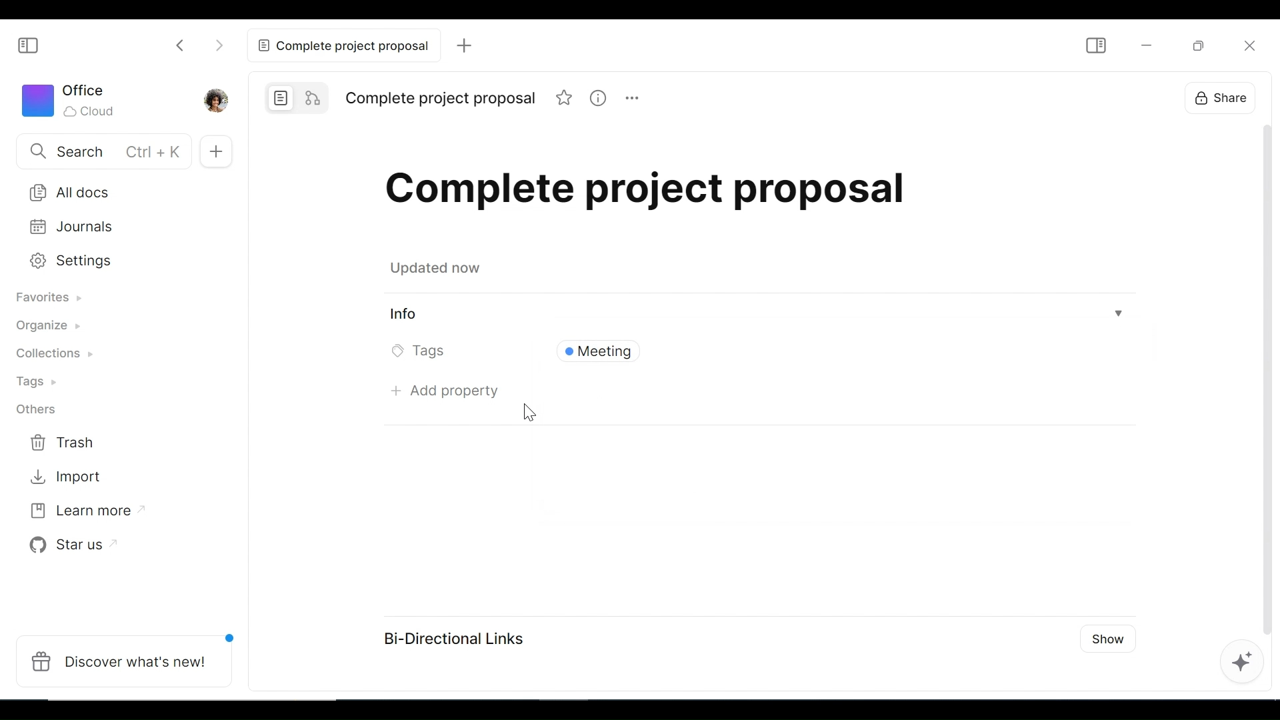 Image resolution: width=1280 pixels, height=720 pixels. Describe the element at coordinates (635, 100) in the screenshot. I see `more` at that location.